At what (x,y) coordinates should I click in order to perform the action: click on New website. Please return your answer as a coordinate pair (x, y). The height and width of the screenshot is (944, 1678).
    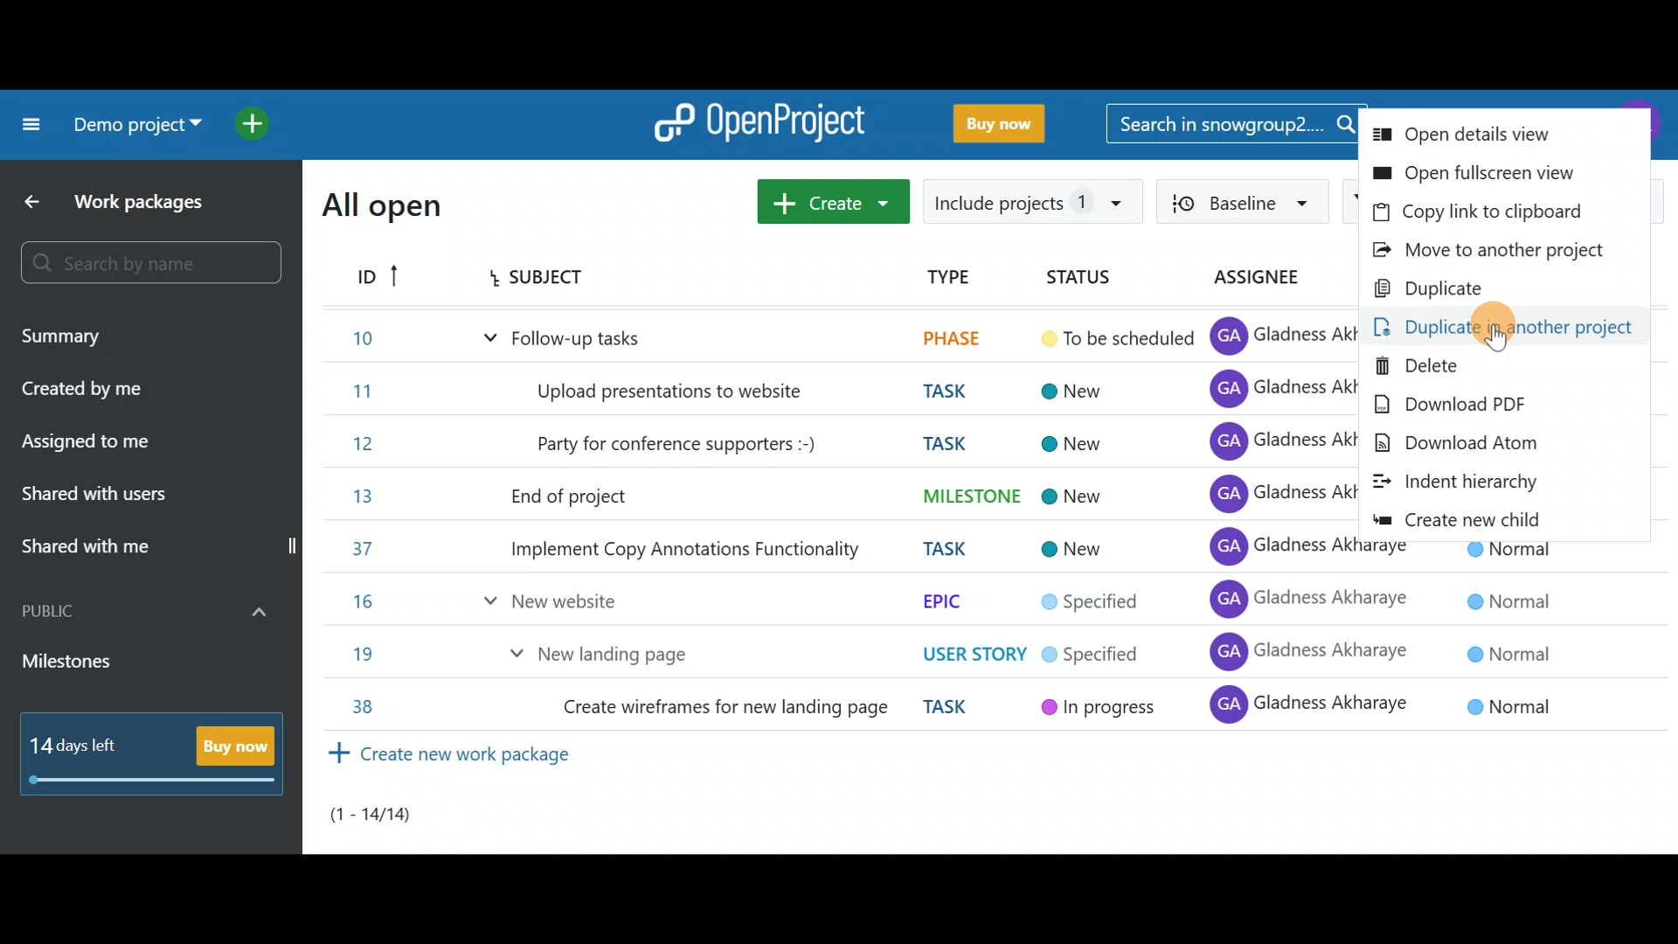
    Looking at the image, I should click on (564, 600).